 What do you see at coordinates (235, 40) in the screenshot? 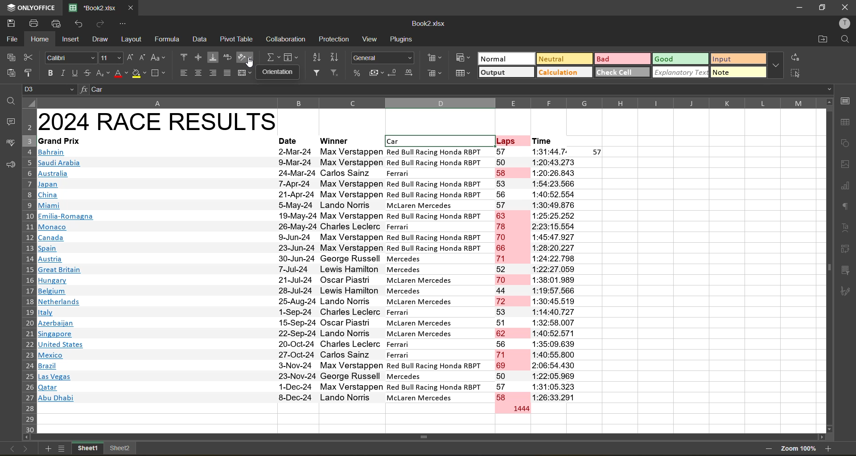
I see `pivot table` at bounding box center [235, 40].